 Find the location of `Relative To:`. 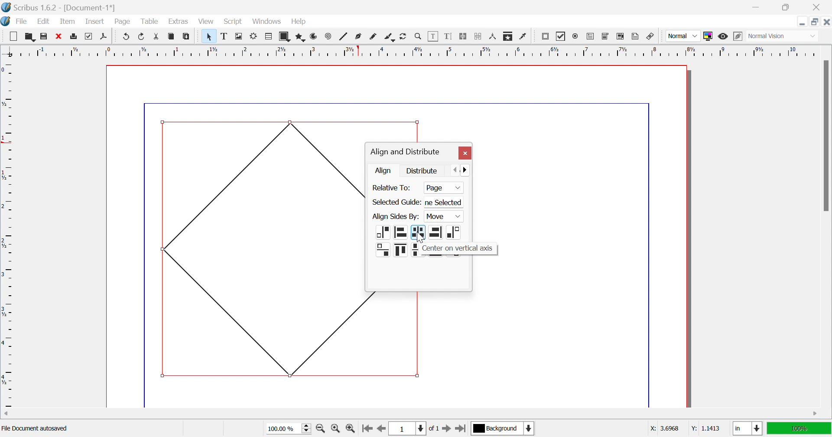

Relative To: is located at coordinates (393, 188).